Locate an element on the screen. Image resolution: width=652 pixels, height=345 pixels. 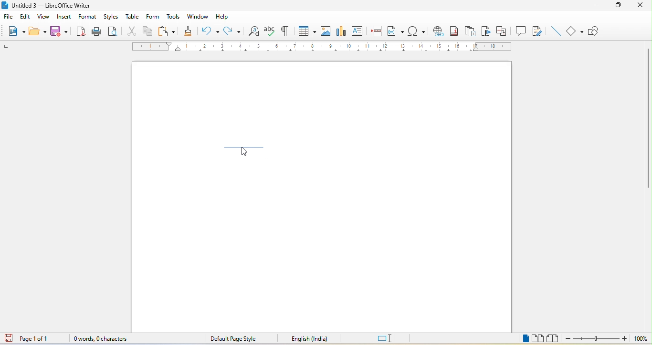
cross reference is located at coordinates (502, 31).